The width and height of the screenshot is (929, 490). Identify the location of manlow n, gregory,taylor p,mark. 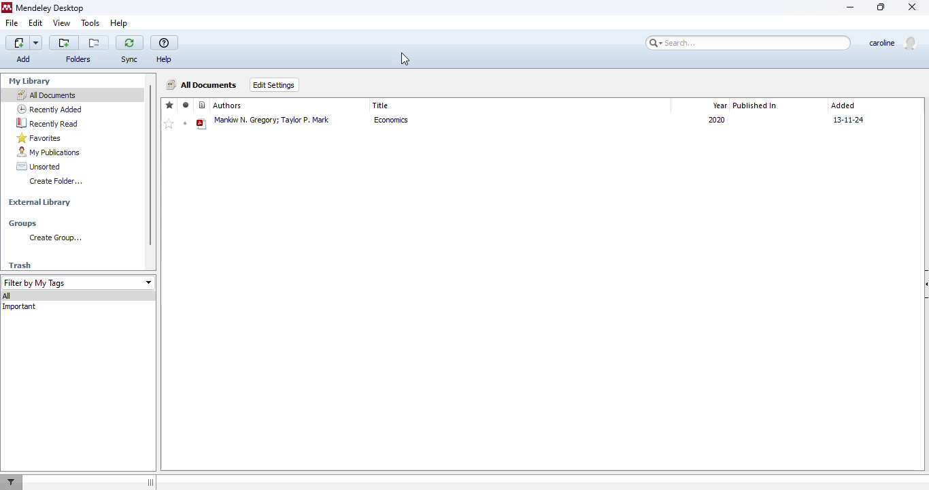
(273, 123).